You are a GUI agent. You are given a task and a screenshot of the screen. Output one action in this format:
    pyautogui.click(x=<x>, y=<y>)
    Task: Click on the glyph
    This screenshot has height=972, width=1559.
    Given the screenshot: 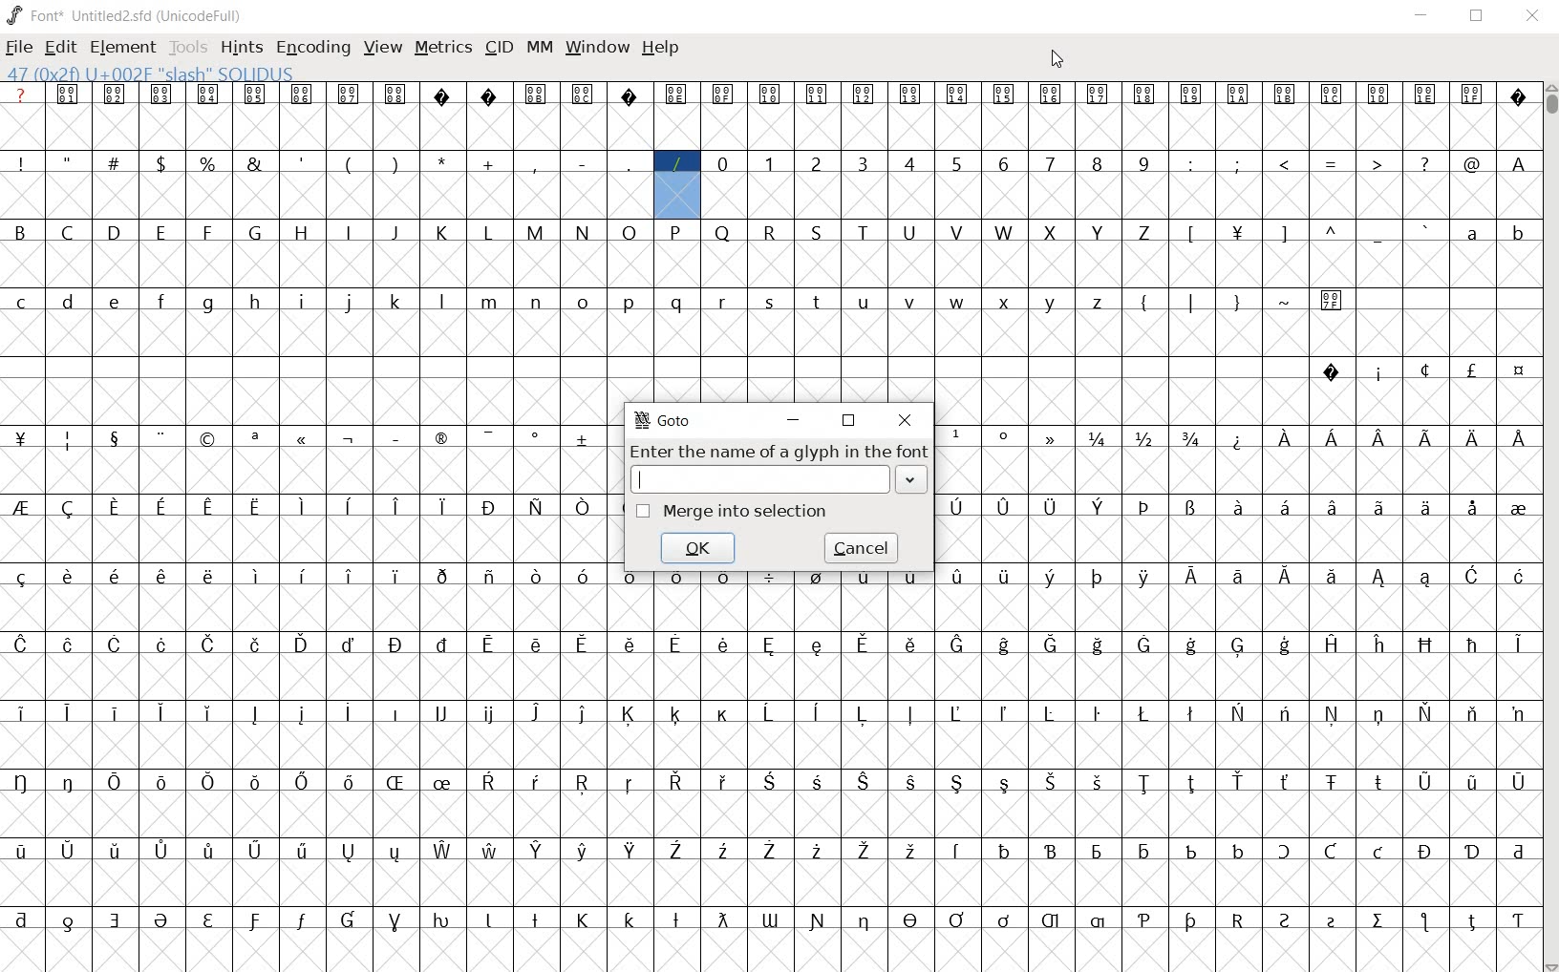 What is the action you would take?
    pyautogui.click(x=207, y=232)
    